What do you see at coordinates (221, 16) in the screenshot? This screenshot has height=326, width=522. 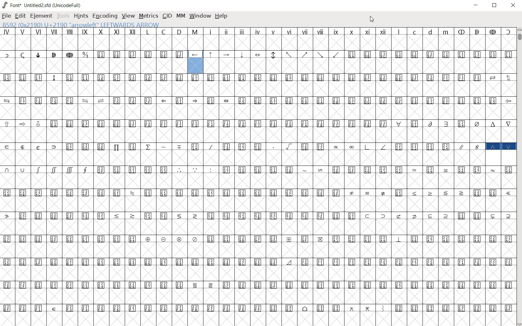 I see `help` at bounding box center [221, 16].